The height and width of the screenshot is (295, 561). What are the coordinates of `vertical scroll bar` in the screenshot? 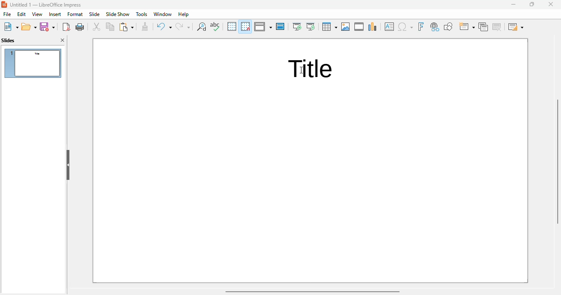 It's located at (557, 160).